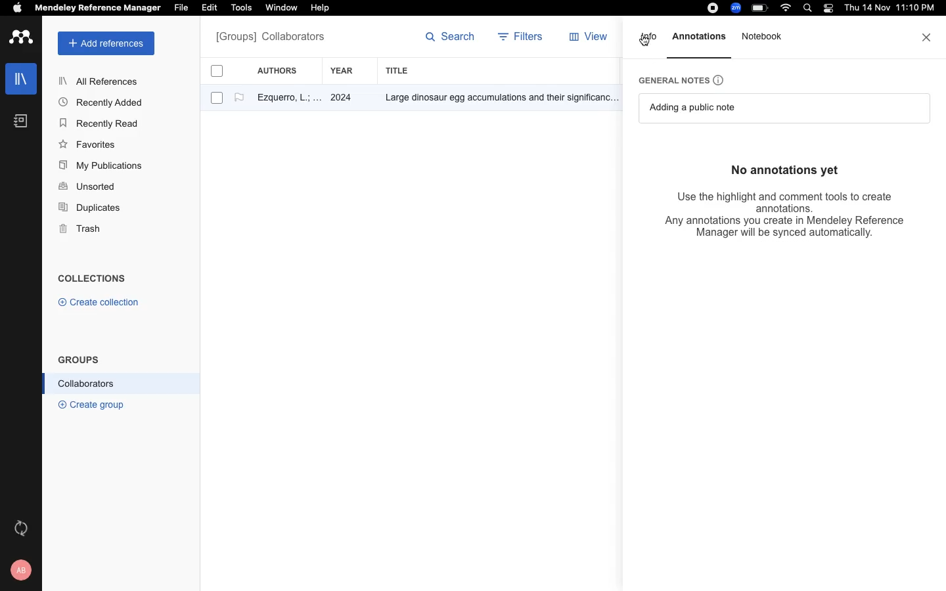 The image size is (946, 591). I want to click on light/dark mode, so click(828, 8).